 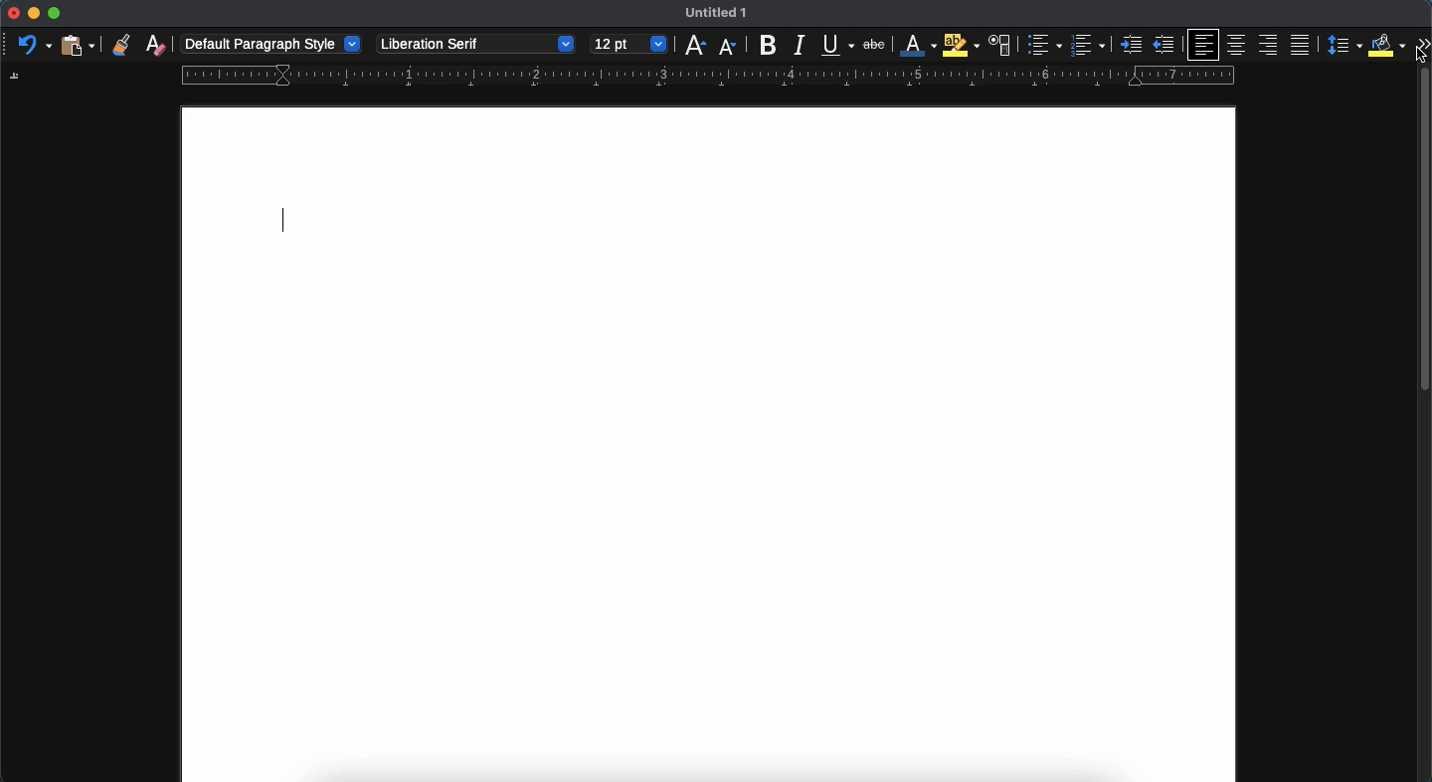 What do you see at coordinates (77, 47) in the screenshot?
I see `paste` at bounding box center [77, 47].